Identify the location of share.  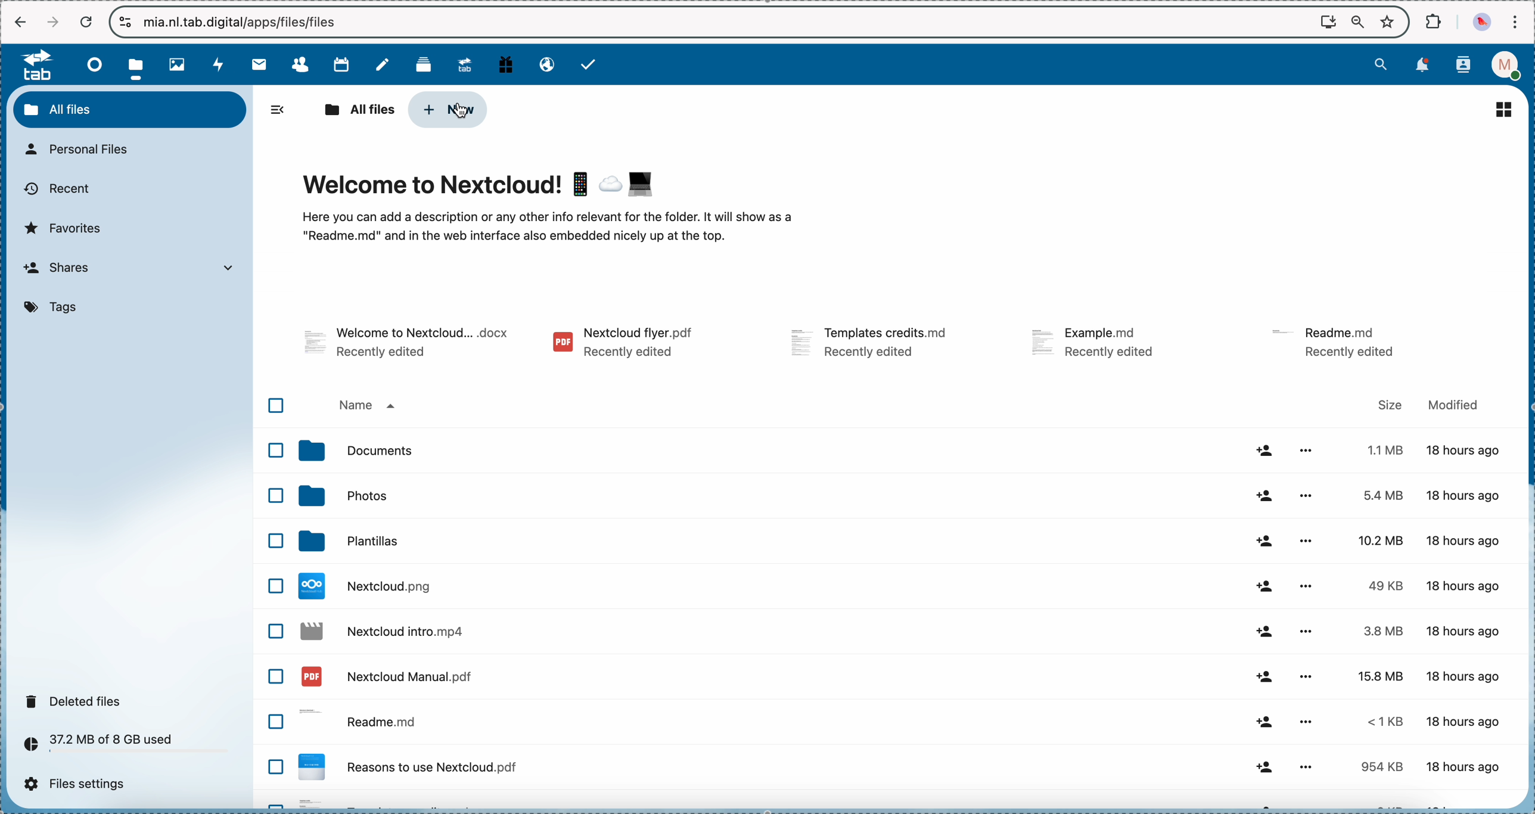
(1266, 588).